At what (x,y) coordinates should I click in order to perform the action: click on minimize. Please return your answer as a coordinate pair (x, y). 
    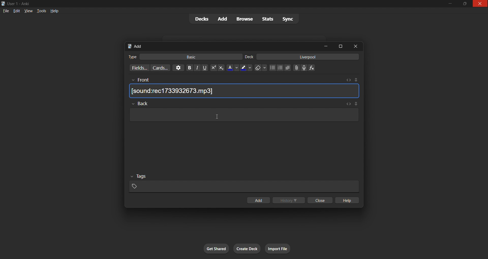
    Looking at the image, I should click on (327, 46).